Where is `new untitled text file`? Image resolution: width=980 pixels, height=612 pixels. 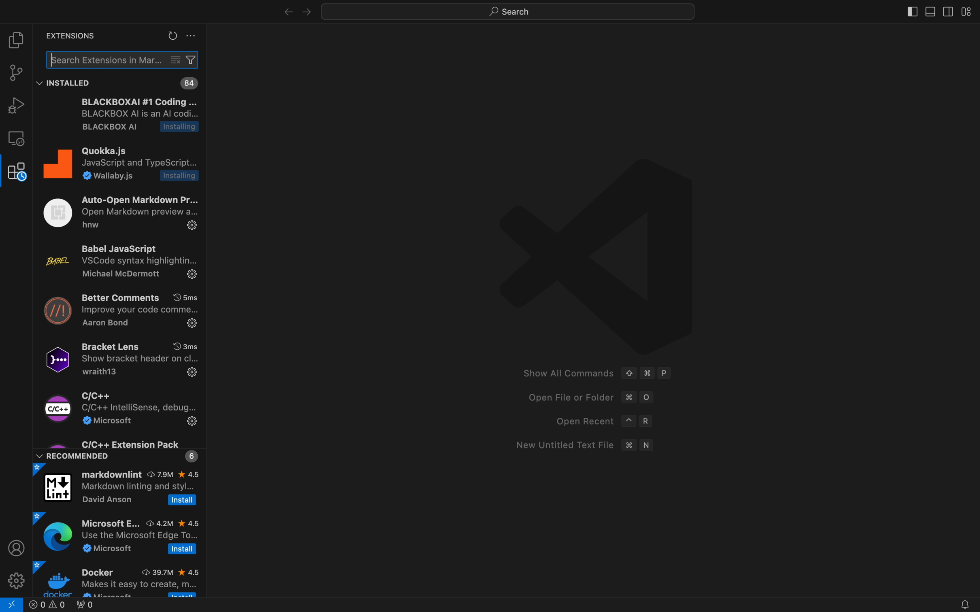
new untitled text file is located at coordinates (582, 446).